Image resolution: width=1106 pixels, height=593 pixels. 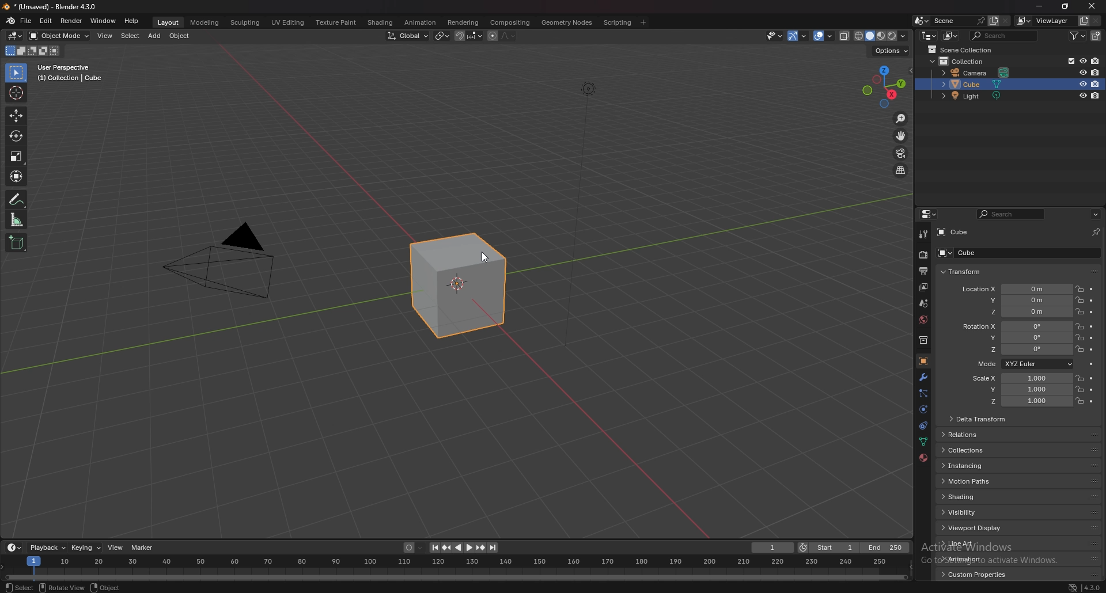 I want to click on collection, so click(x=964, y=61).